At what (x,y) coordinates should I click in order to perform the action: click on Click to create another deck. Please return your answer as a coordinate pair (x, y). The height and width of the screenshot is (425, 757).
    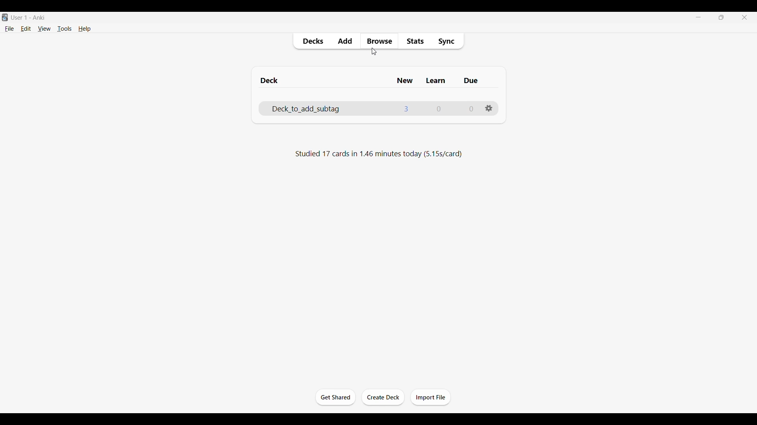
    Looking at the image, I should click on (383, 397).